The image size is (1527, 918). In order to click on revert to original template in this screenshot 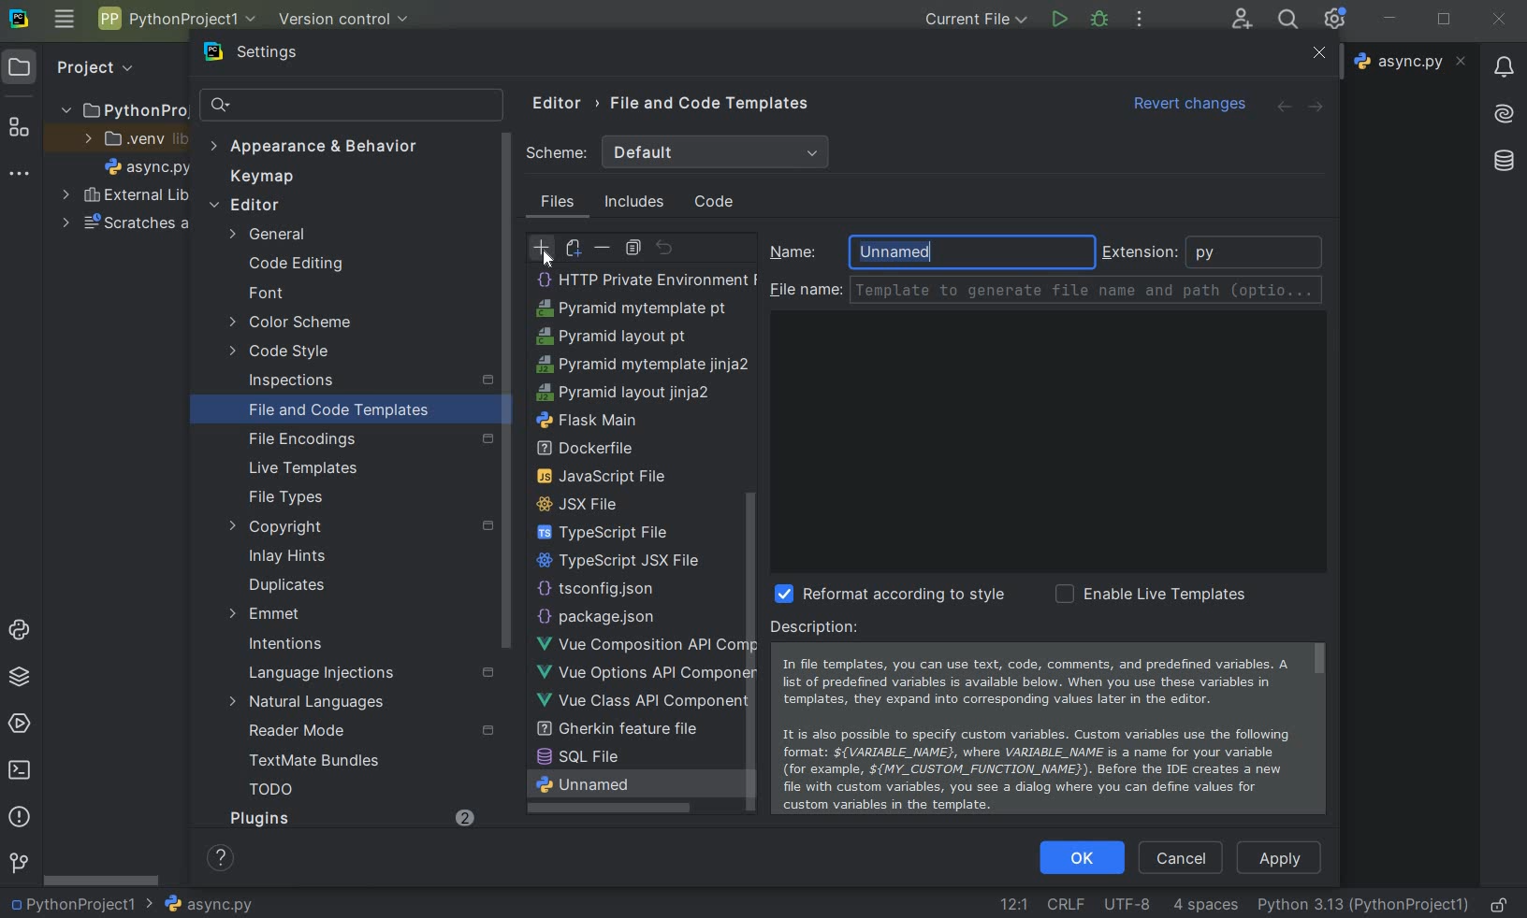, I will do `click(666, 248)`.